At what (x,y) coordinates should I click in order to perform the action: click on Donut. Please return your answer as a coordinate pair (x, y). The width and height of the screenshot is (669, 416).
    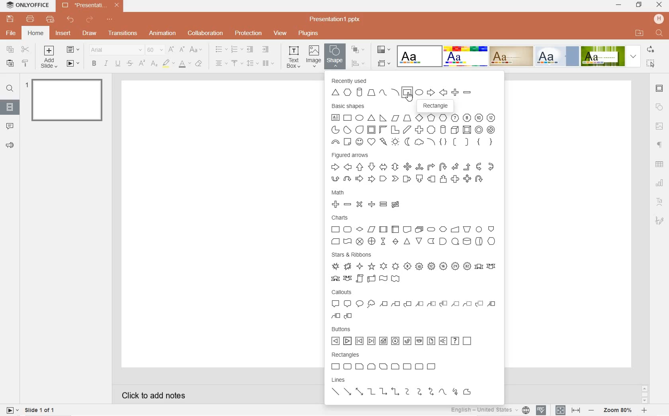
    Looking at the image, I should click on (479, 130).